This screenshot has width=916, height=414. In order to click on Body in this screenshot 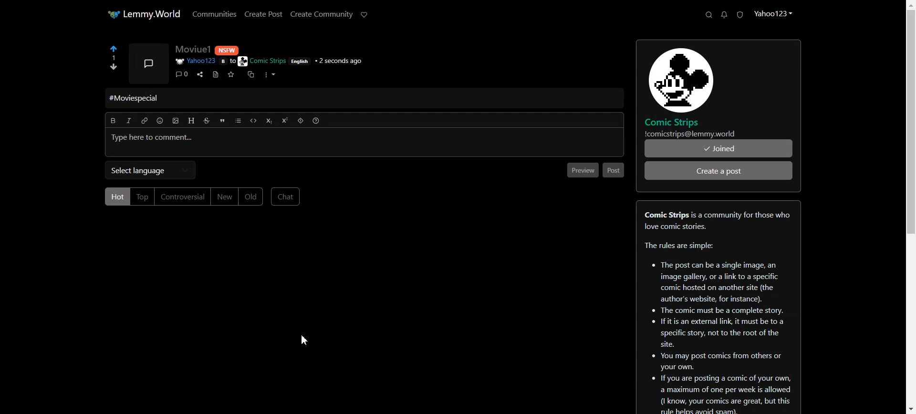, I will do `click(227, 143)`.